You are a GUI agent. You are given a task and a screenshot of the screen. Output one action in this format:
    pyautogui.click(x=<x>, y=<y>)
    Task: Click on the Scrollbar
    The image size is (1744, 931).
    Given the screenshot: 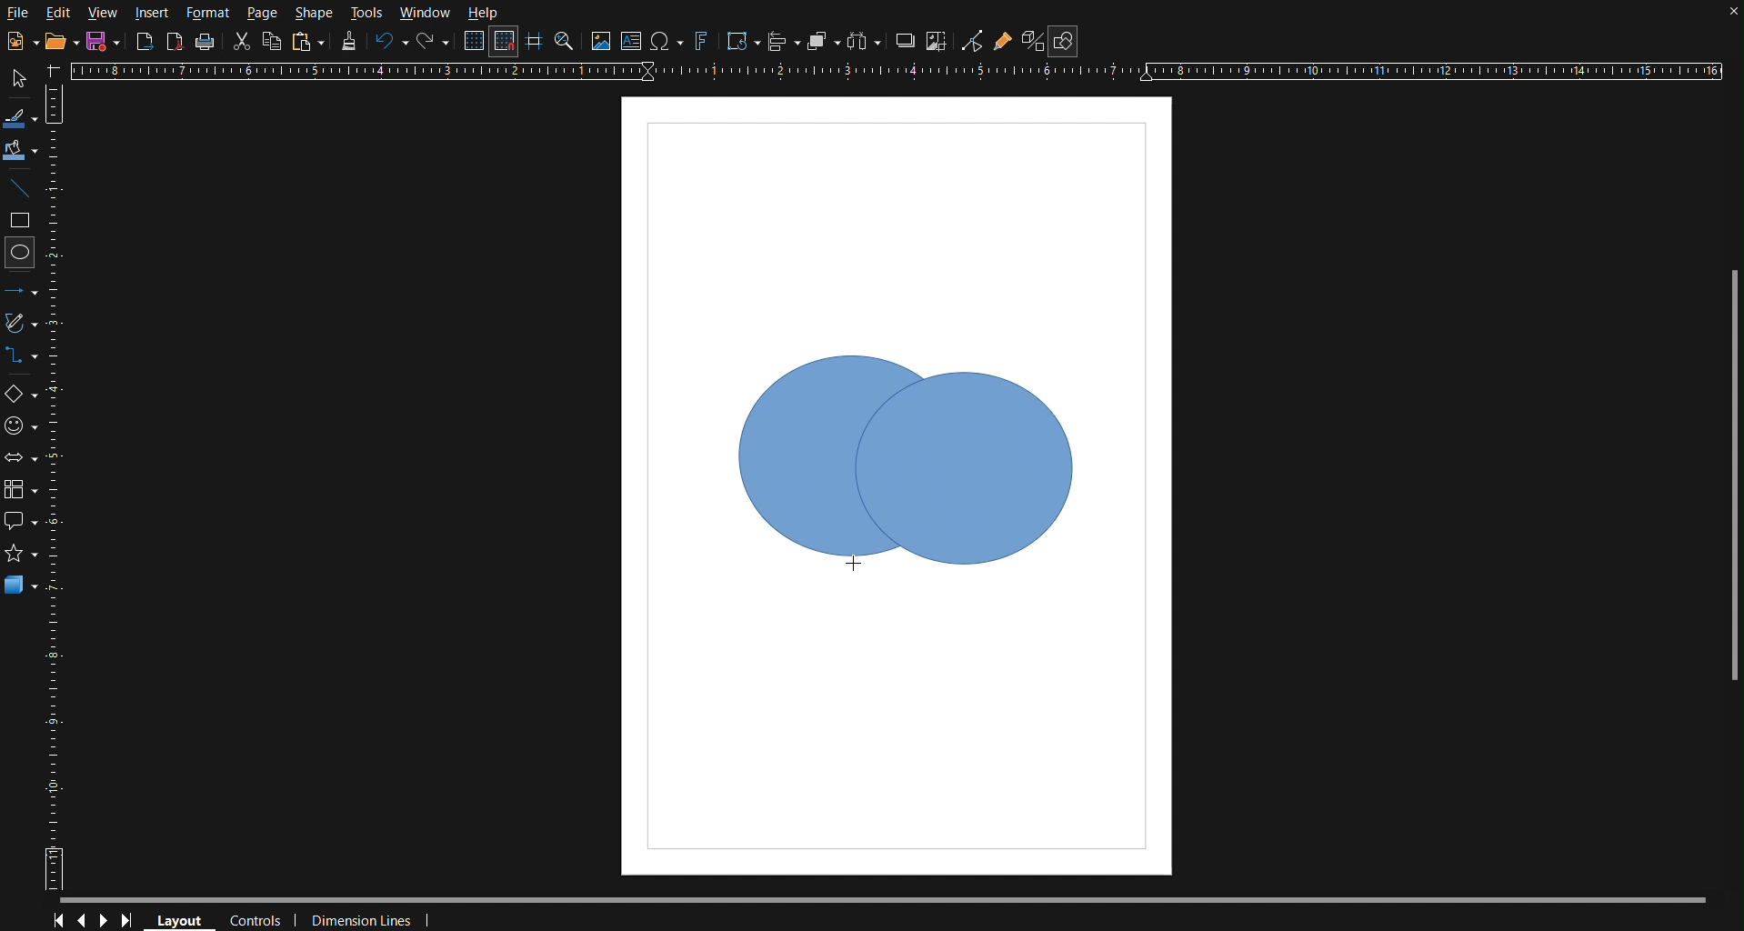 What is the action you would take?
    pyautogui.click(x=897, y=895)
    